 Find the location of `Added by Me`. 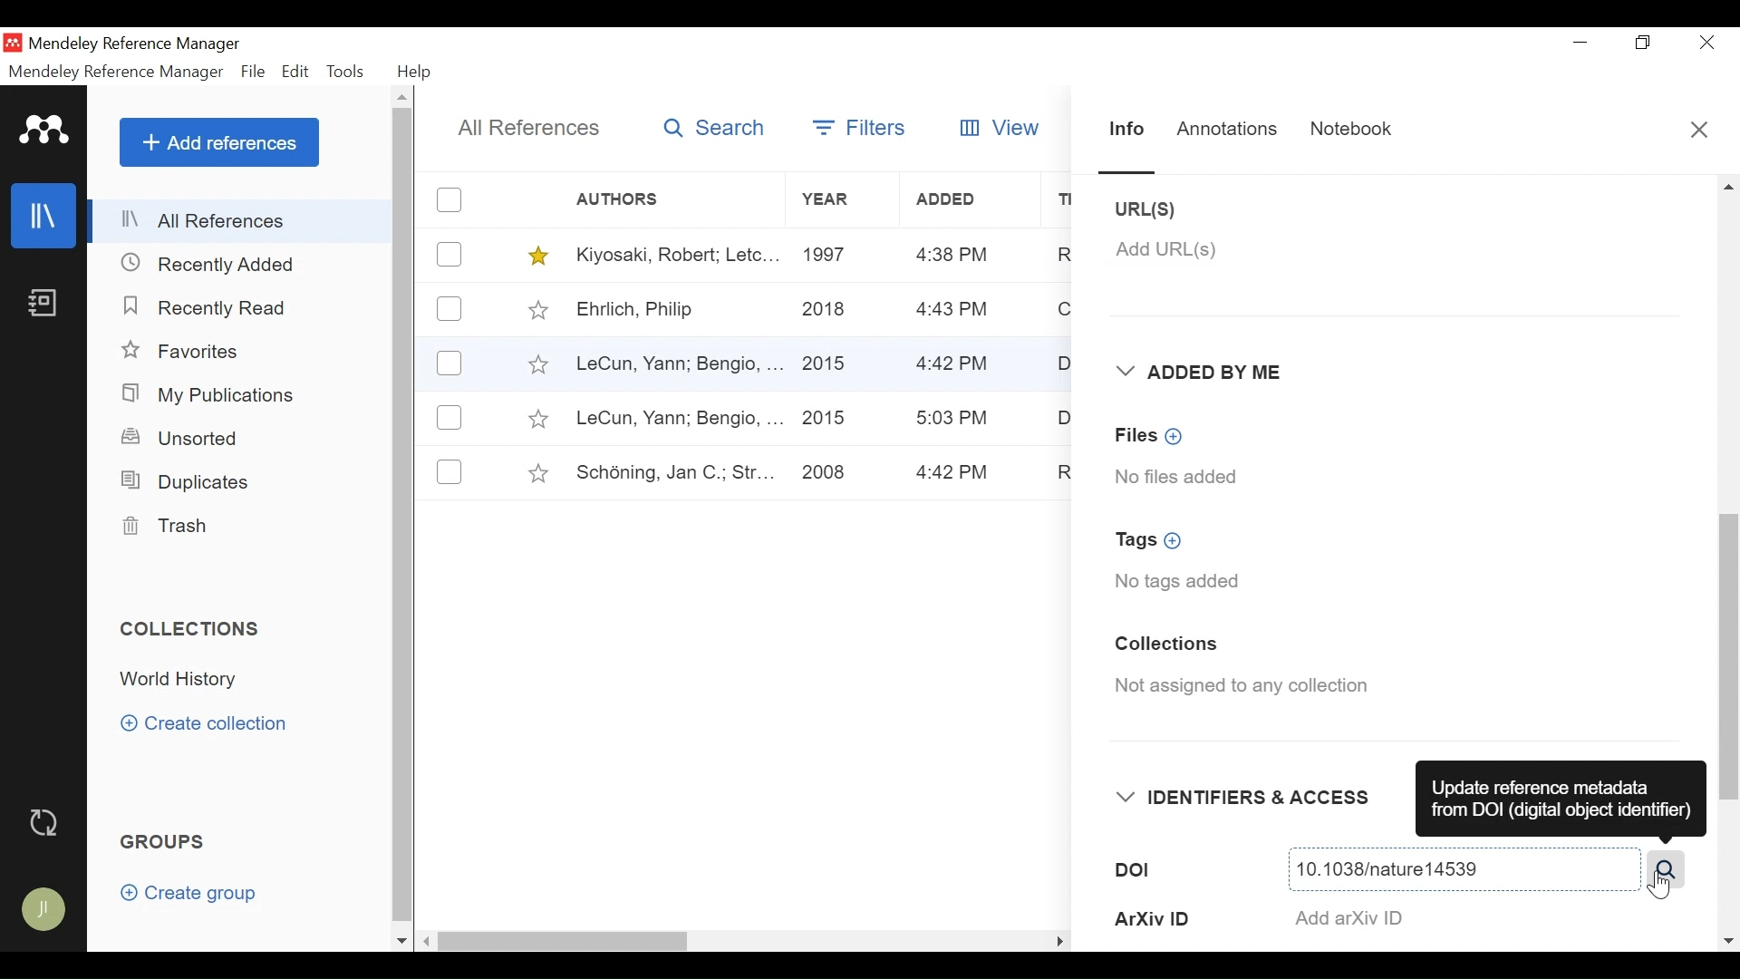

Added by Me is located at coordinates (1205, 373).